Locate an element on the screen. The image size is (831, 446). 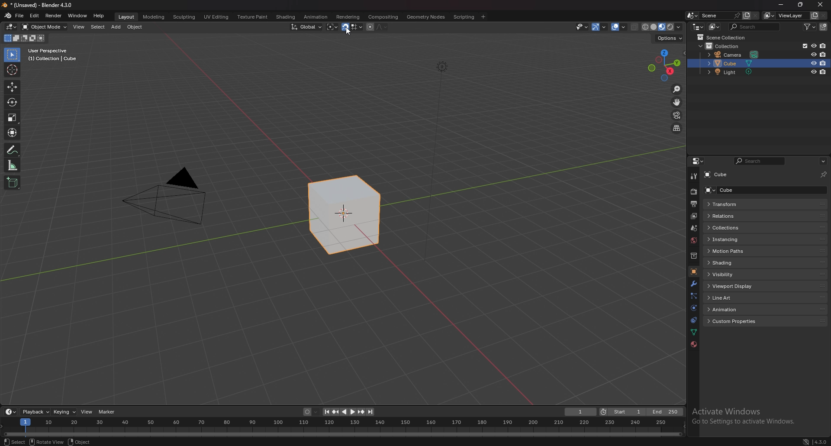
view is located at coordinates (87, 412).